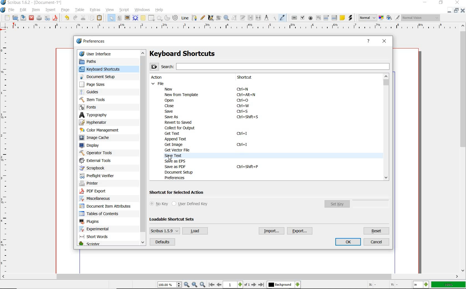  What do you see at coordinates (94, 61) in the screenshot?
I see `paths` at bounding box center [94, 61].